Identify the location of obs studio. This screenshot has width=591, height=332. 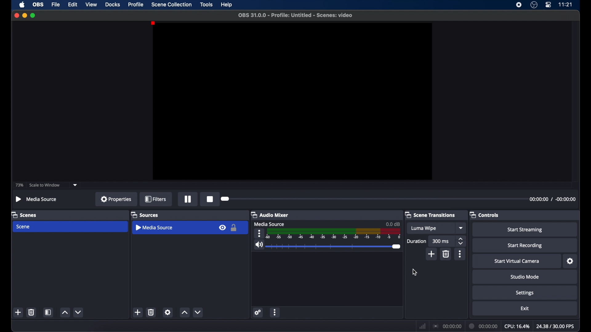
(534, 5).